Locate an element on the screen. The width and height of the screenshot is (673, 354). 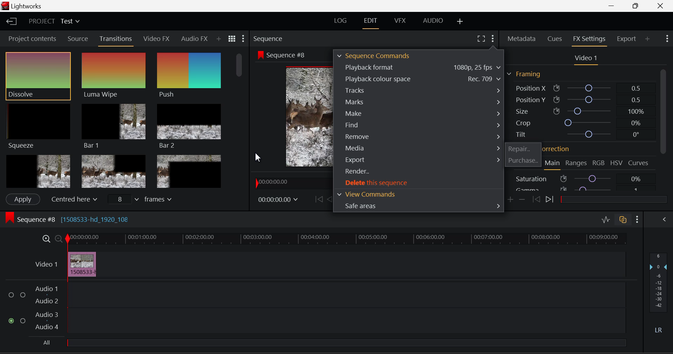
Source is located at coordinates (78, 40).